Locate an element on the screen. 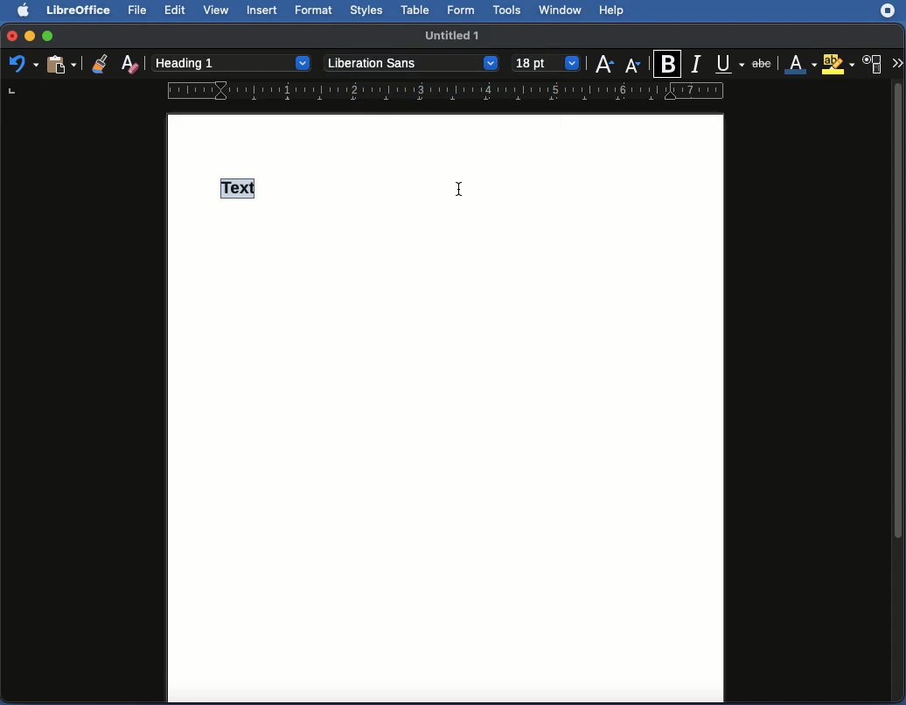  Tools is located at coordinates (507, 11).